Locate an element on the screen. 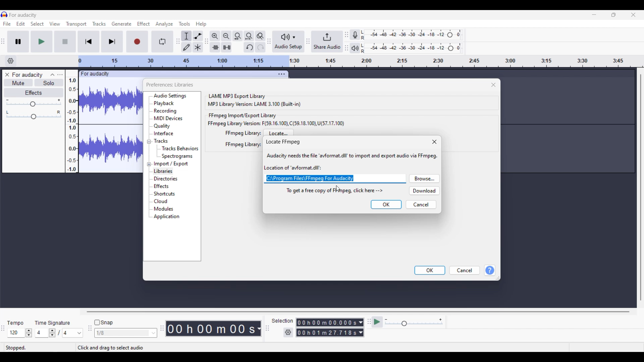 The width and height of the screenshot is (644, 362). Solo is located at coordinates (49, 82).